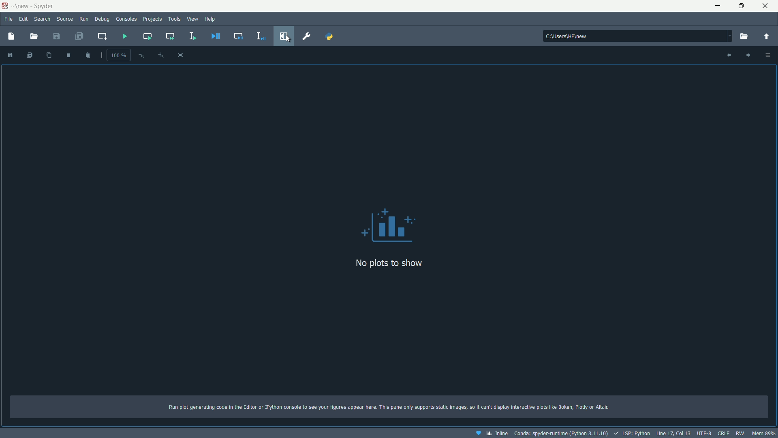 The height and width of the screenshot is (438, 778). I want to click on debug selection, so click(260, 36).